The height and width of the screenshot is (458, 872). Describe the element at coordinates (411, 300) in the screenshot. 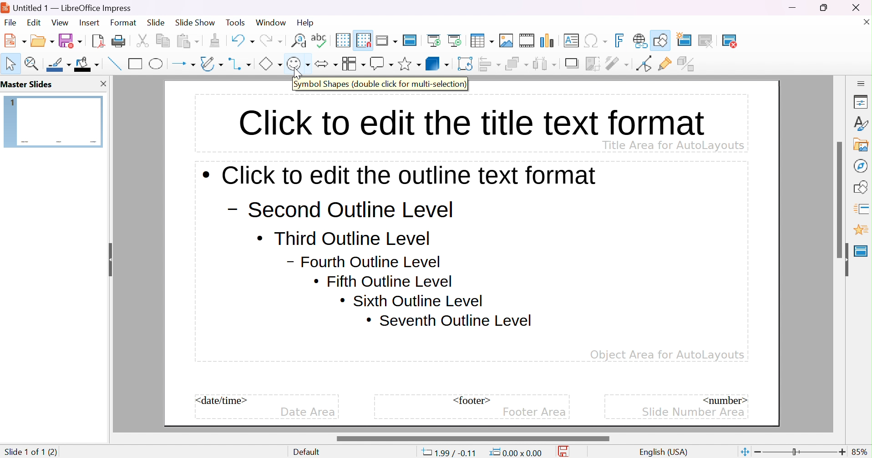

I see `sixth outline level` at that location.